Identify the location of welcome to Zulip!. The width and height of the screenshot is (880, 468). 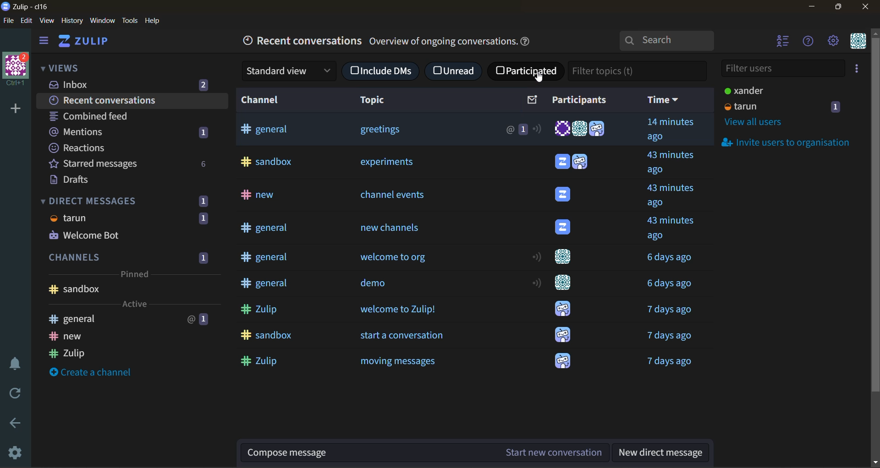
(407, 310).